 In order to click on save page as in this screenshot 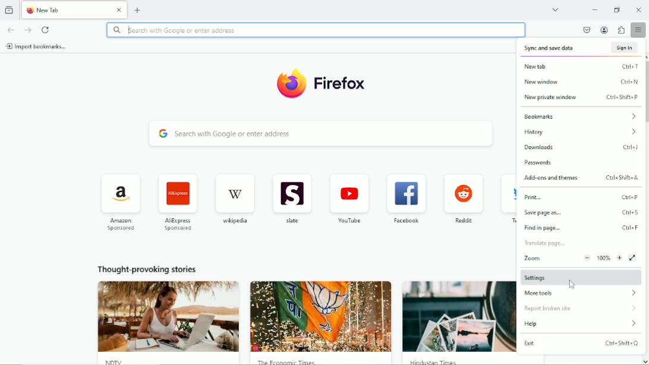, I will do `click(583, 213)`.